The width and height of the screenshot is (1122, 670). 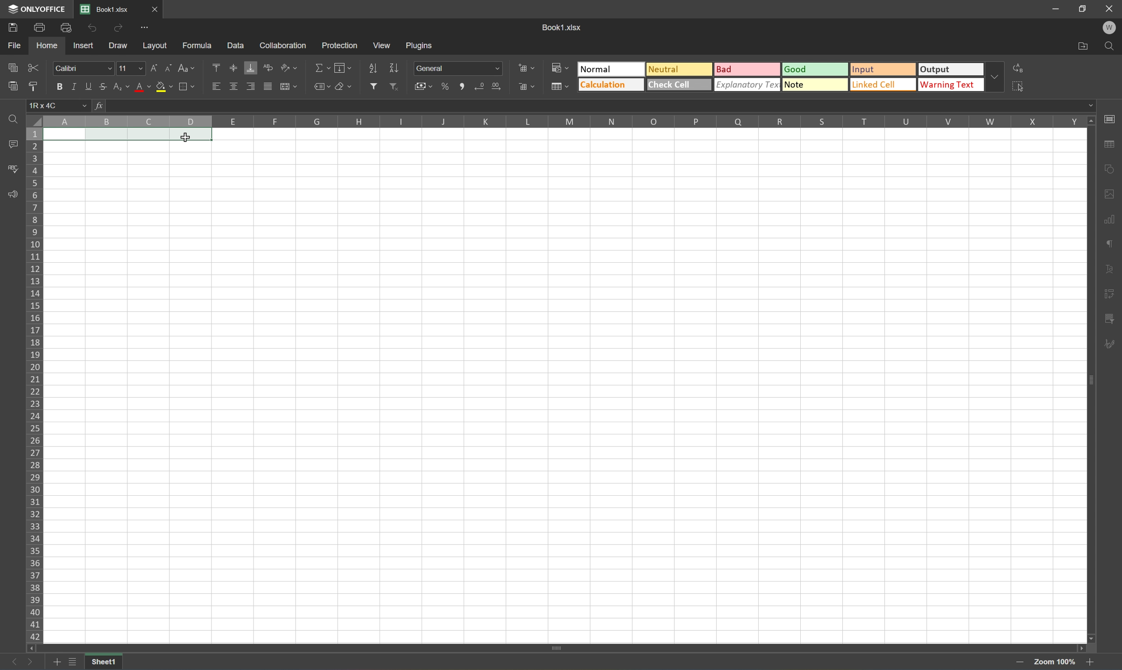 I want to click on Insert, so click(x=83, y=47).